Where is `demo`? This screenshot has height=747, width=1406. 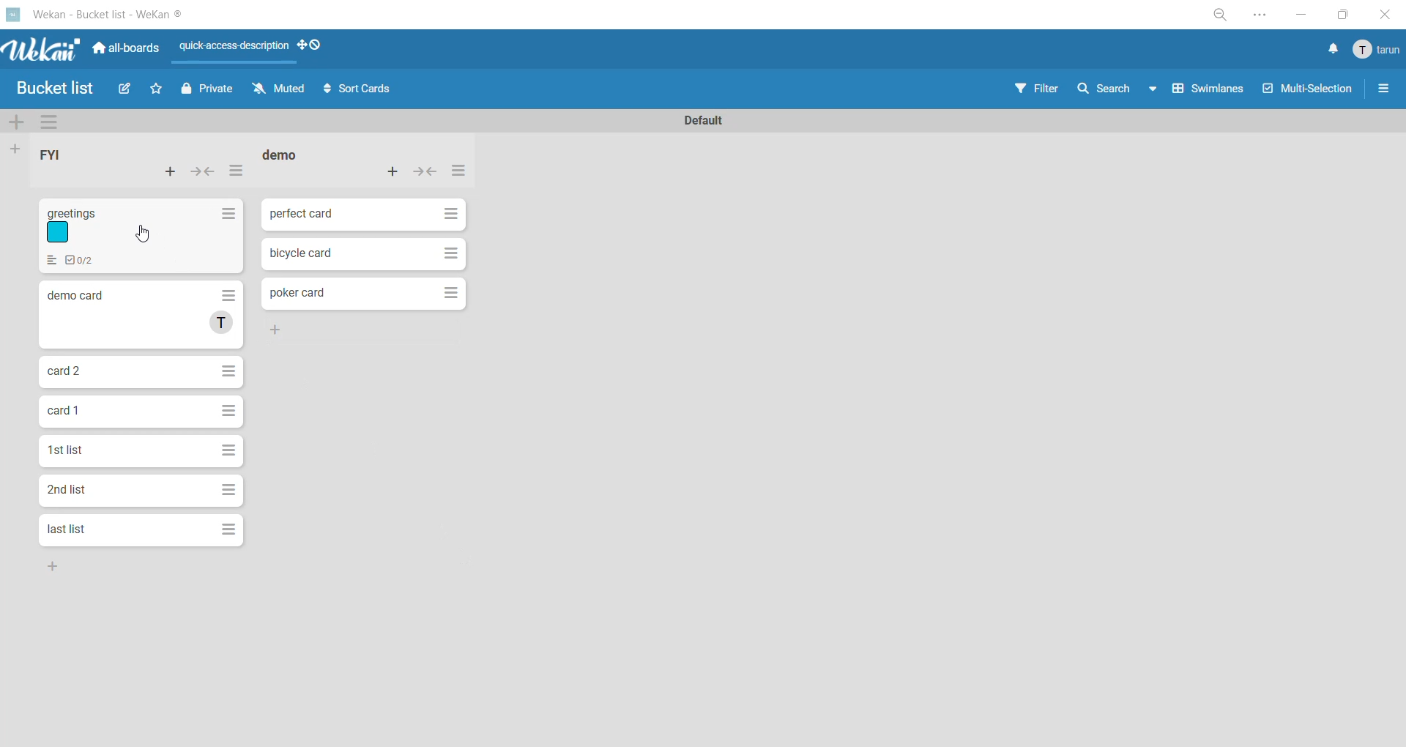 demo is located at coordinates (284, 155).